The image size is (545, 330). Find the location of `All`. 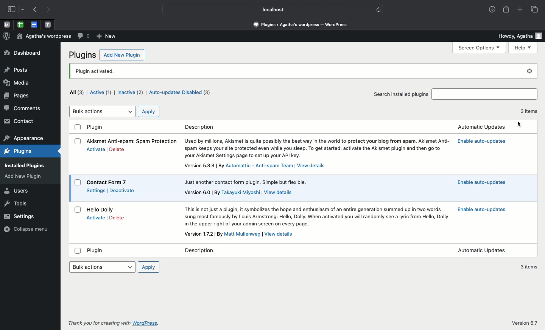

All is located at coordinates (77, 93).